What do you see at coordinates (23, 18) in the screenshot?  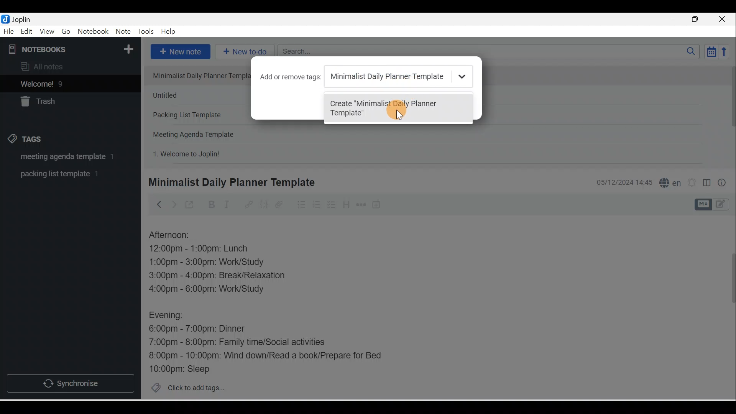 I see `Joplin` at bounding box center [23, 18].